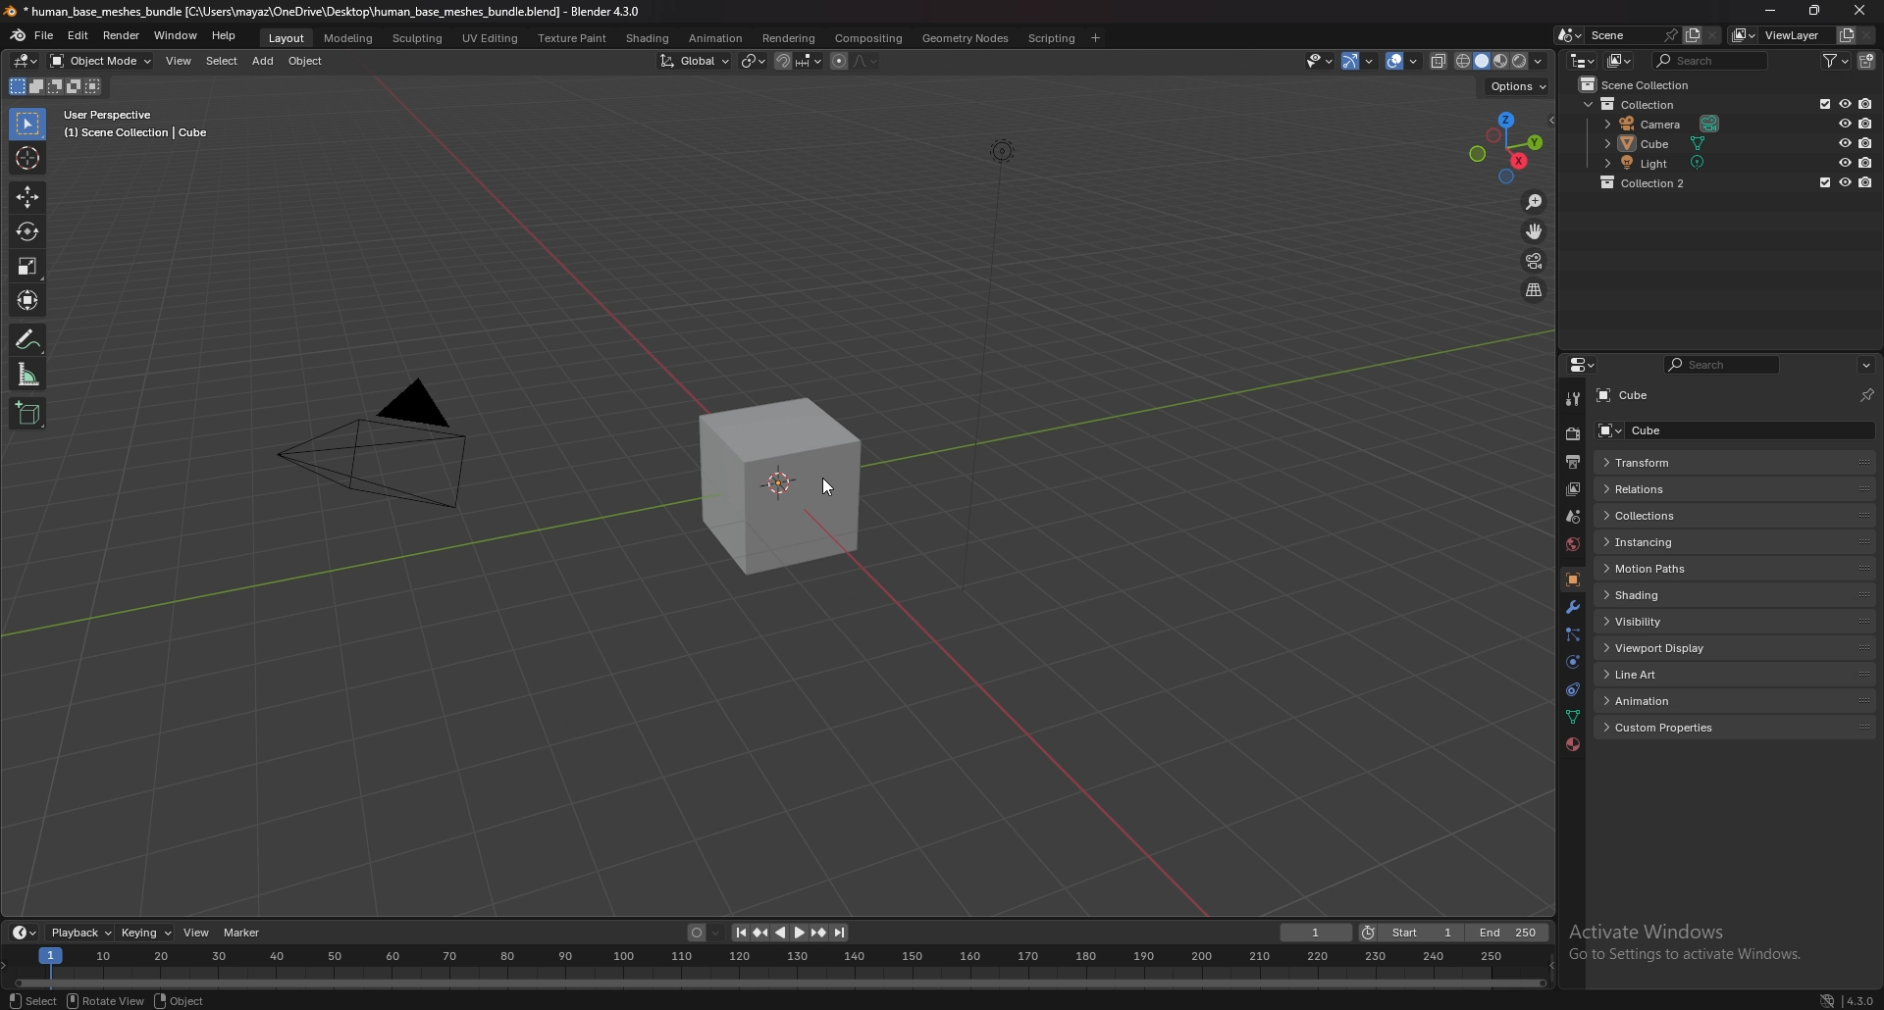 This screenshot has height=1010, width=1884. What do you see at coordinates (1837, 61) in the screenshot?
I see `filter` at bounding box center [1837, 61].